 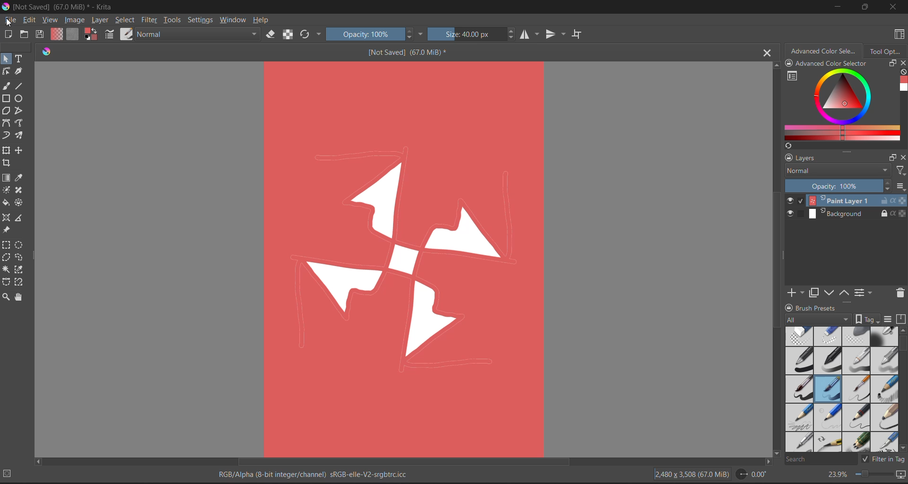 What do you see at coordinates (694, 475) in the screenshot?
I see `image description` at bounding box center [694, 475].